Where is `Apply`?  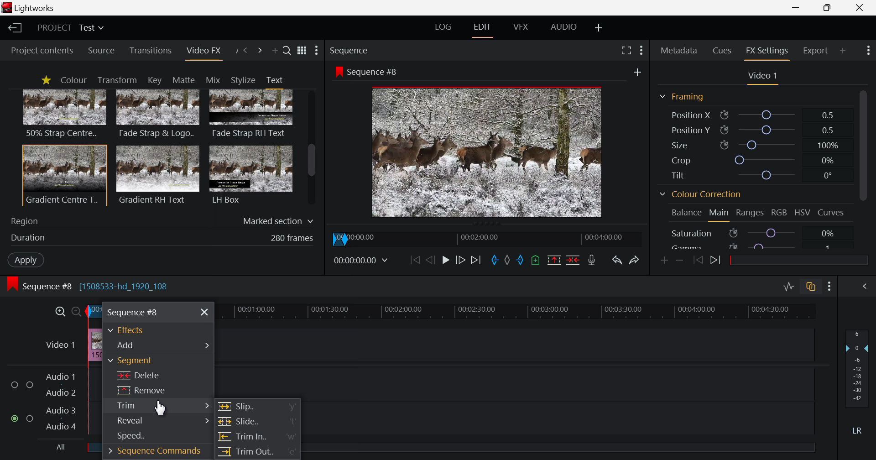
Apply is located at coordinates (24, 259).